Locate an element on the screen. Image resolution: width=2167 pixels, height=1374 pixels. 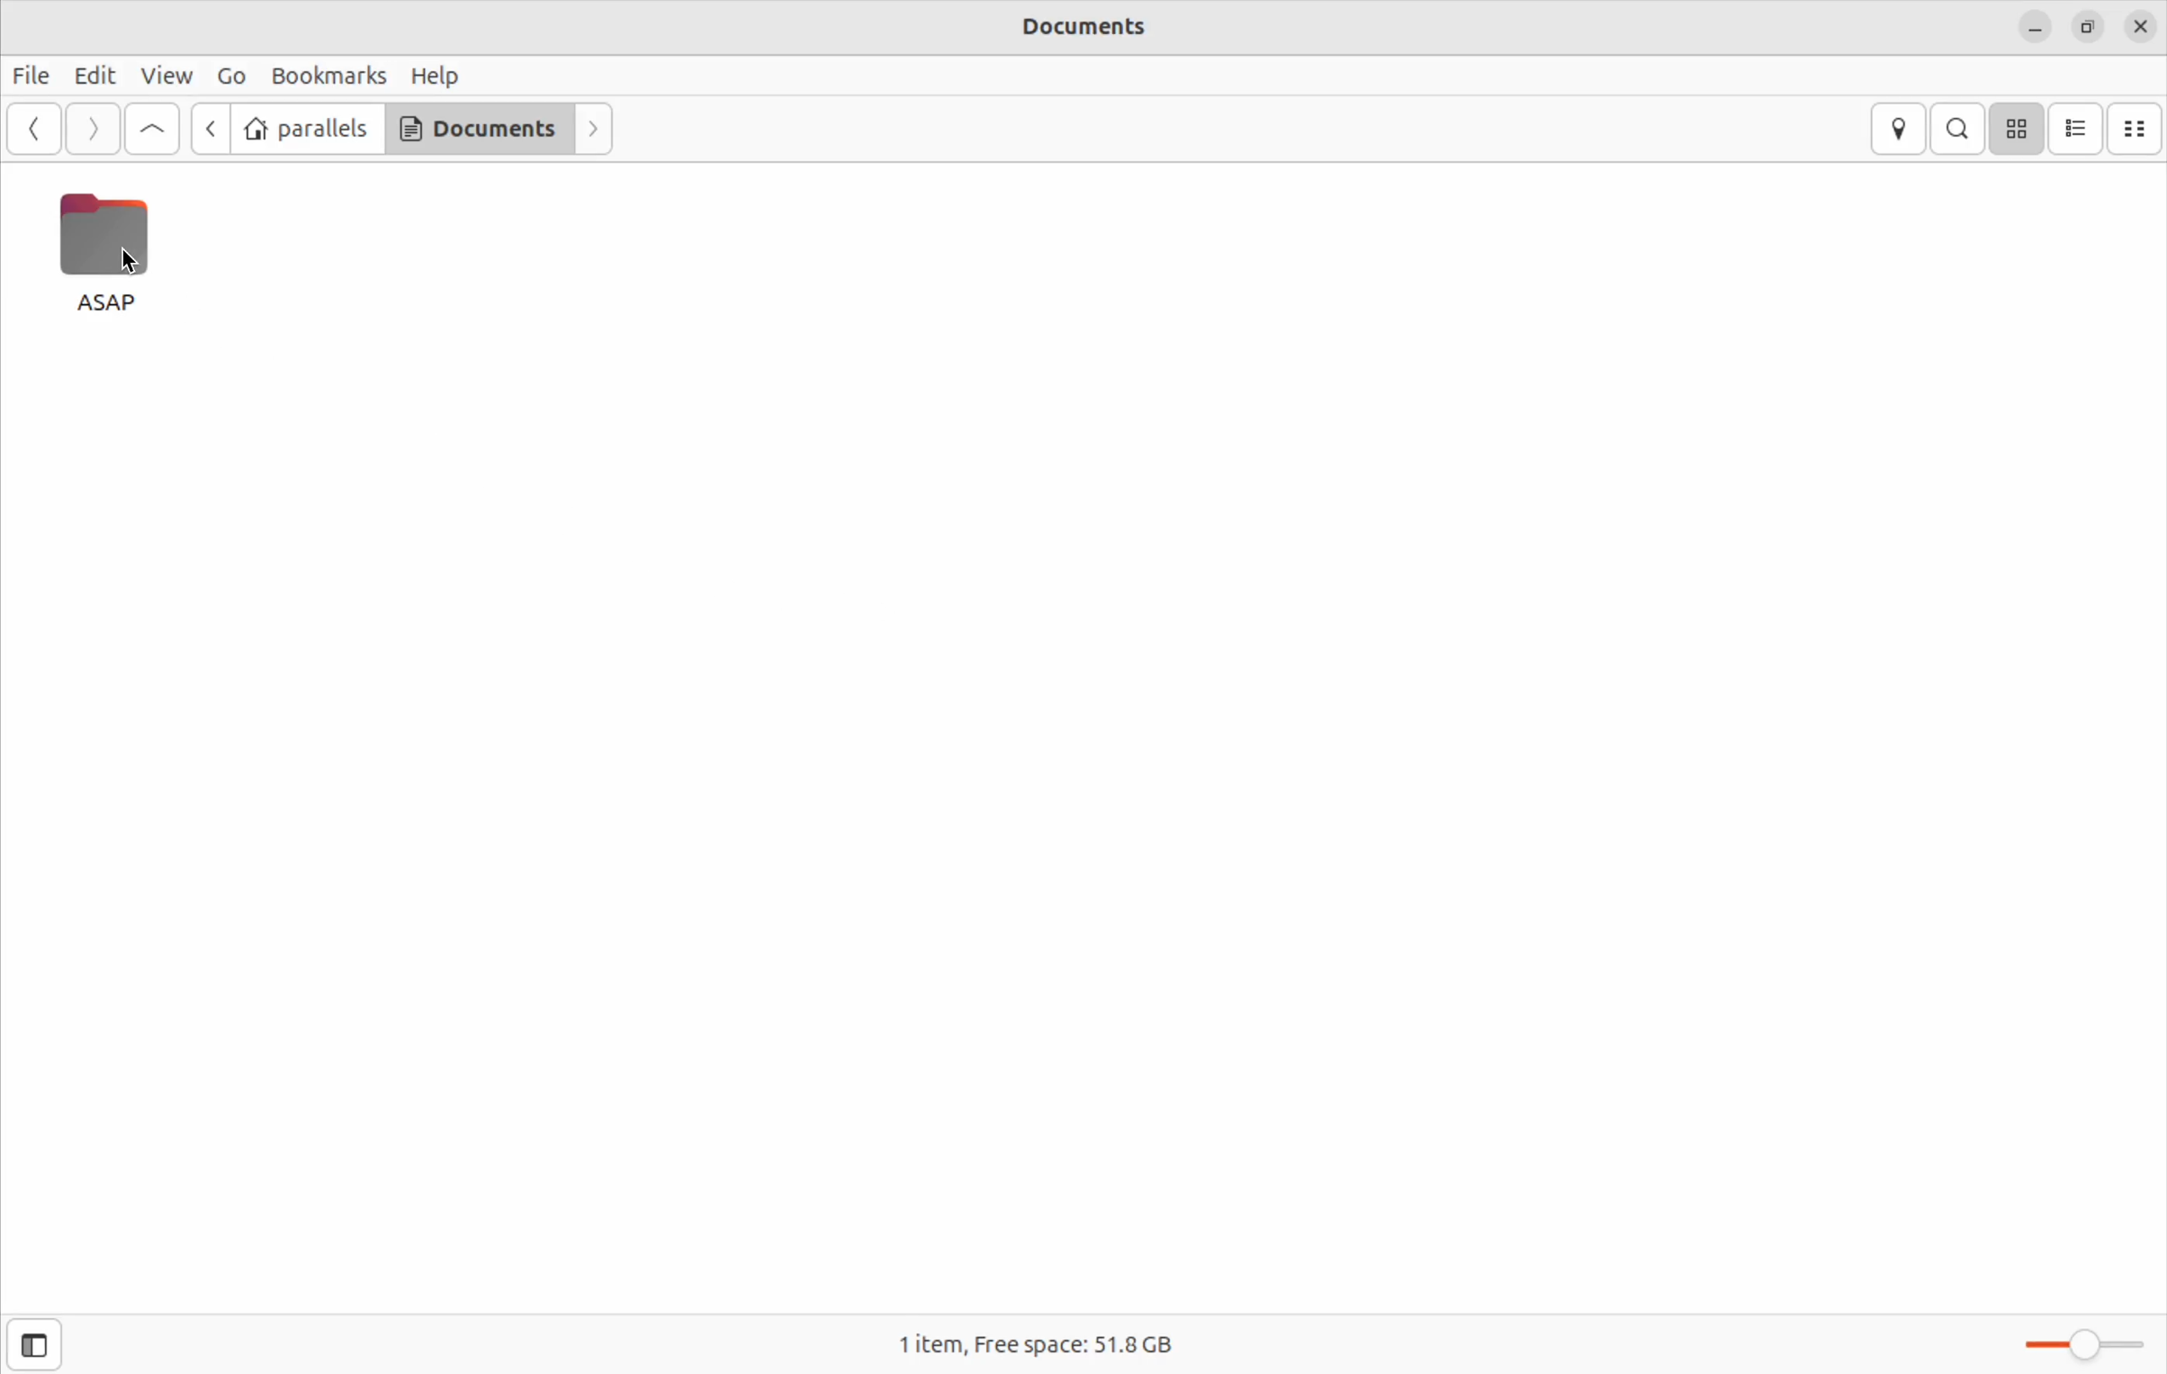
Forward is located at coordinates (94, 130).